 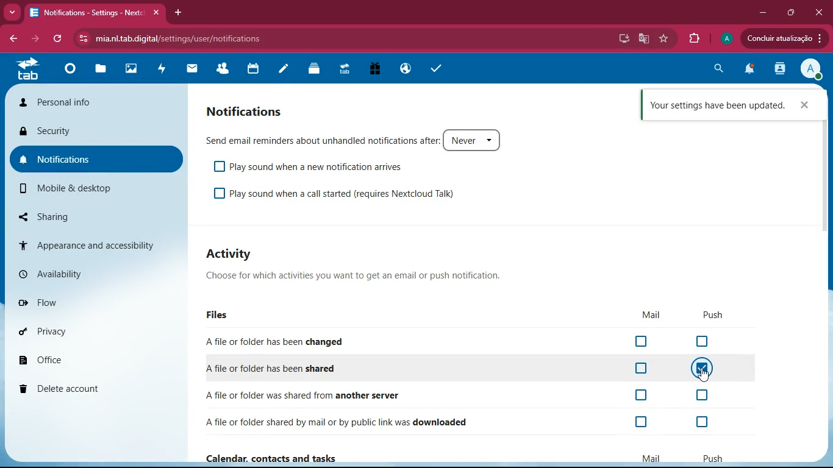 What do you see at coordinates (712, 458) in the screenshot?
I see `push` at bounding box center [712, 458].